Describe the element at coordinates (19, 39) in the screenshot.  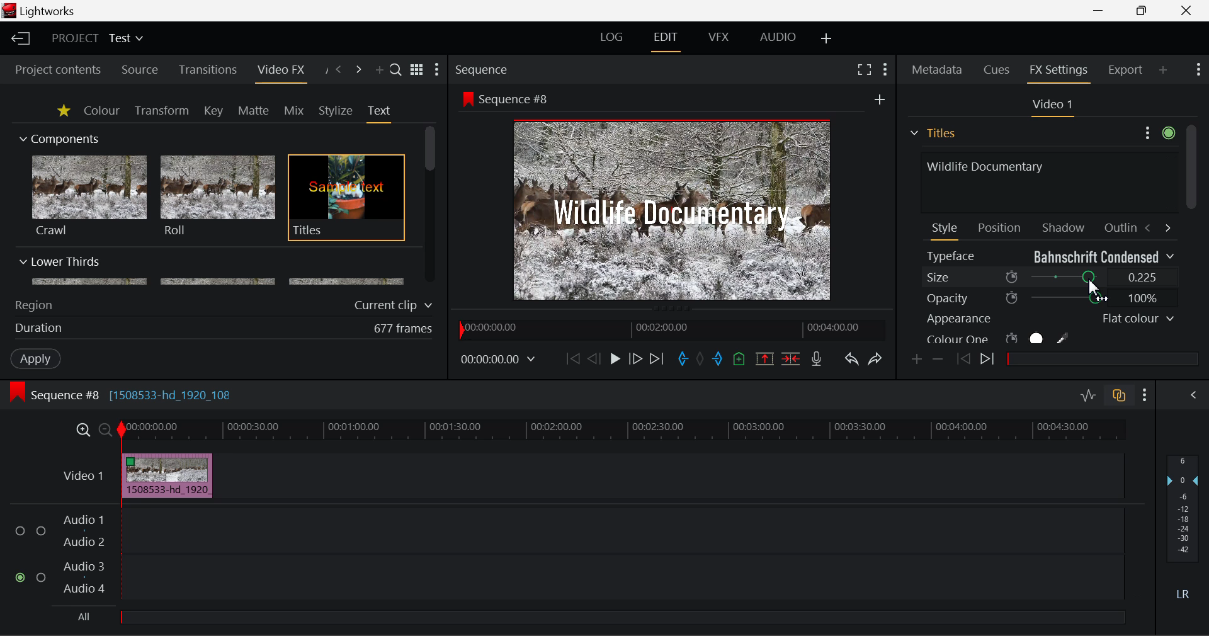
I see `Back to Homepage` at that location.